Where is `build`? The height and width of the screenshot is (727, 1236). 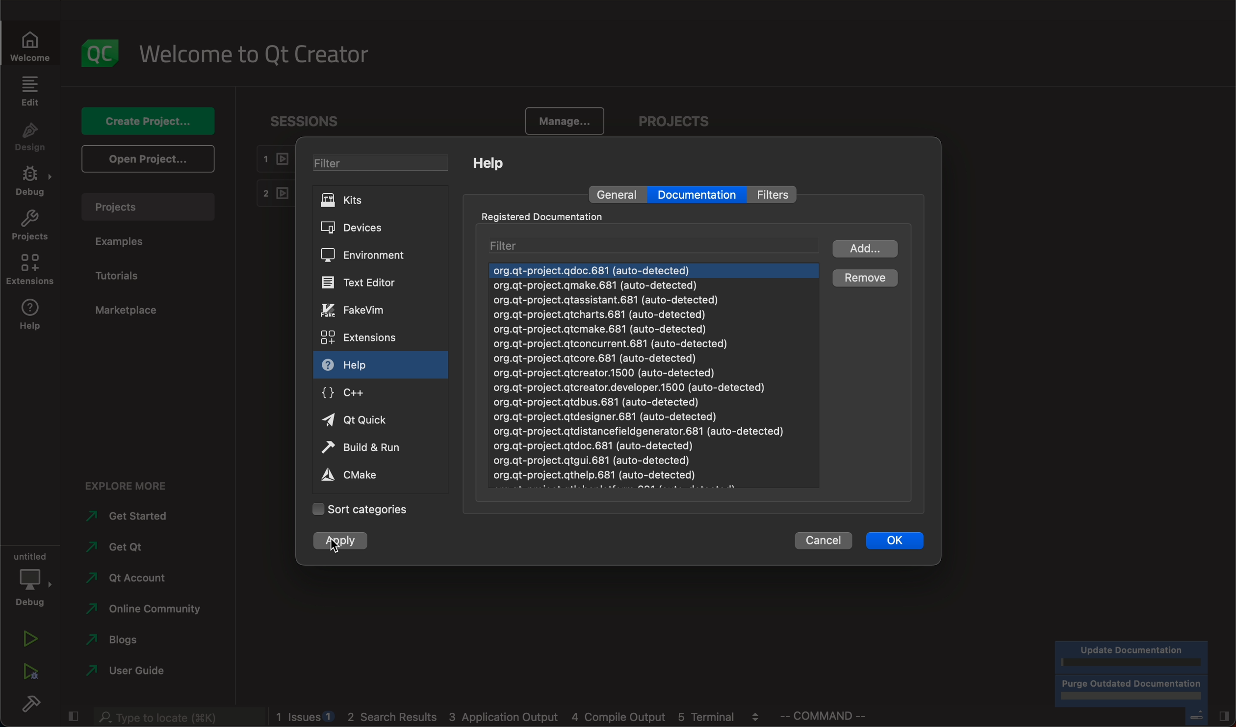 build is located at coordinates (30, 703).